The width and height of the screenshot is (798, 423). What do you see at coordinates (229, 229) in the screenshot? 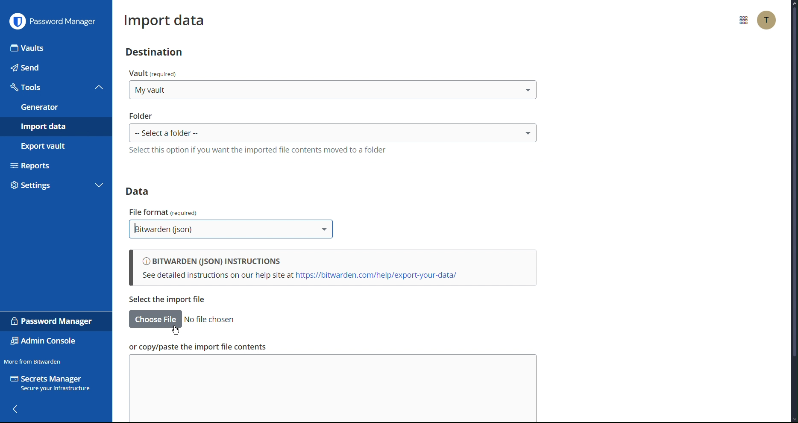
I see `Bitwarden (json)` at bounding box center [229, 229].